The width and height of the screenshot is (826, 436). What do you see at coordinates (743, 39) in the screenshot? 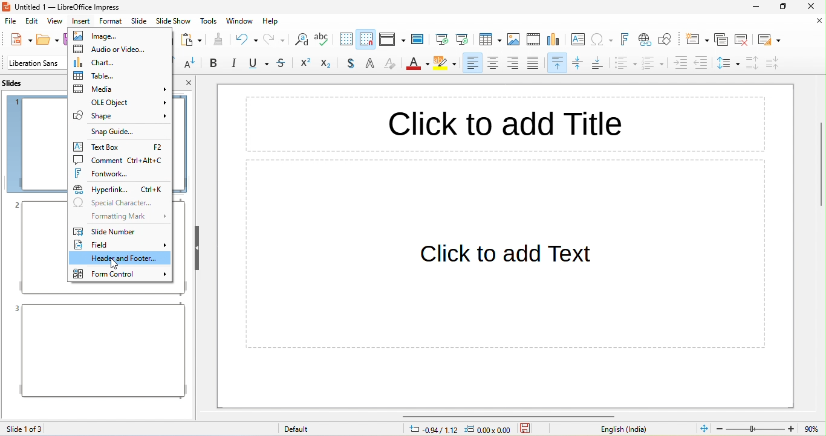
I see `delete slide` at bounding box center [743, 39].